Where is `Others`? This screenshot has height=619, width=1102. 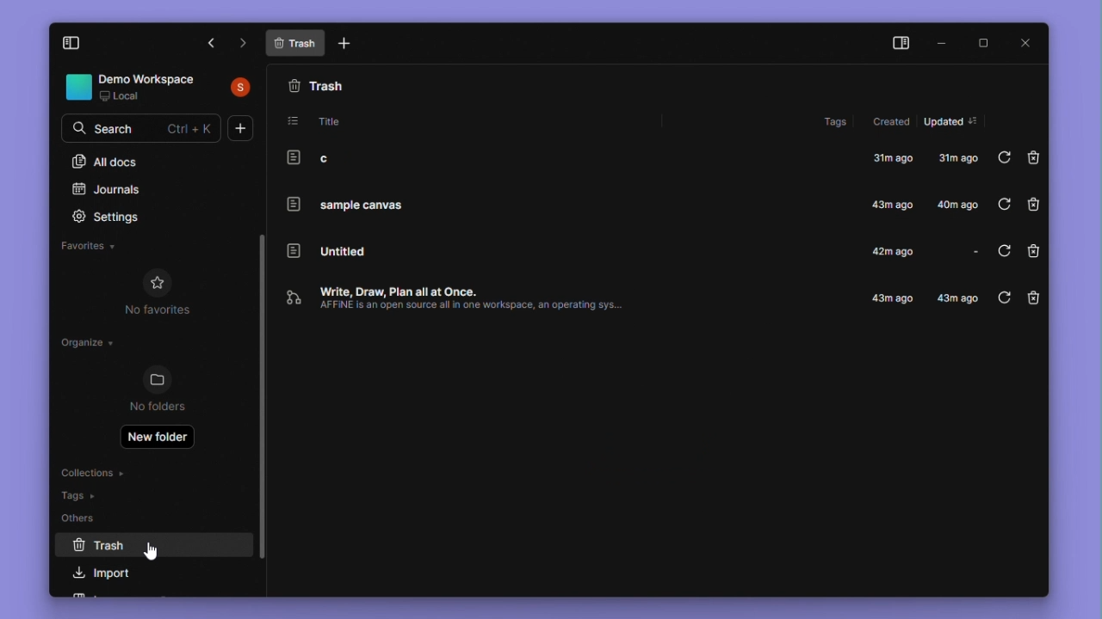 Others is located at coordinates (84, 518).